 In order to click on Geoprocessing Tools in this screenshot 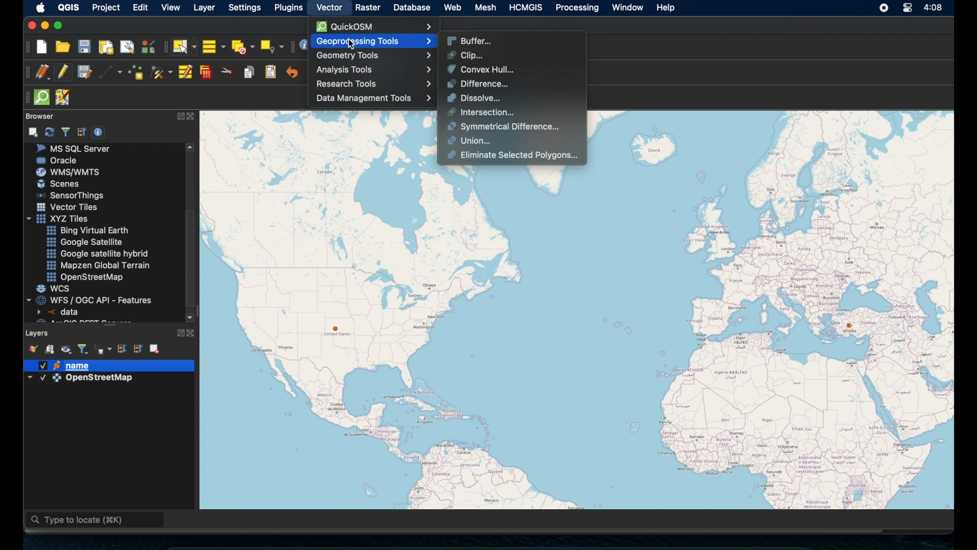, I will do `click(372, 41)`.